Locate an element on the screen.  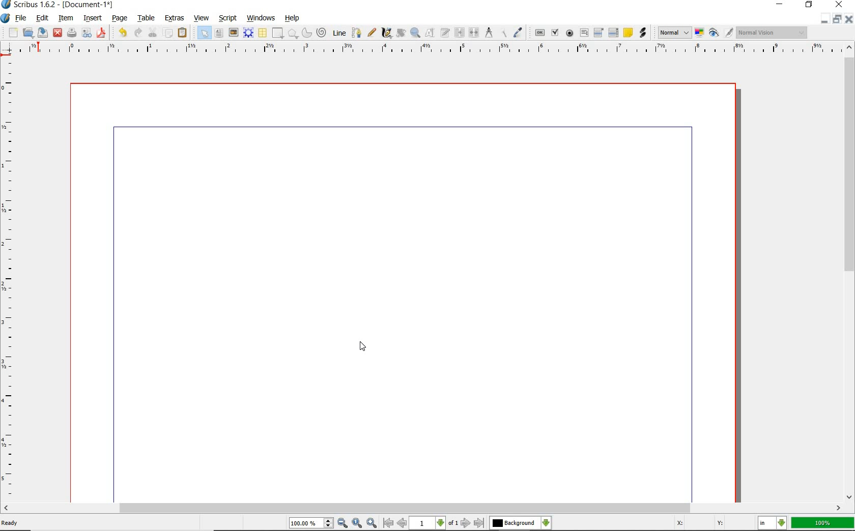
link annotation is located at coordinates (643, 33).